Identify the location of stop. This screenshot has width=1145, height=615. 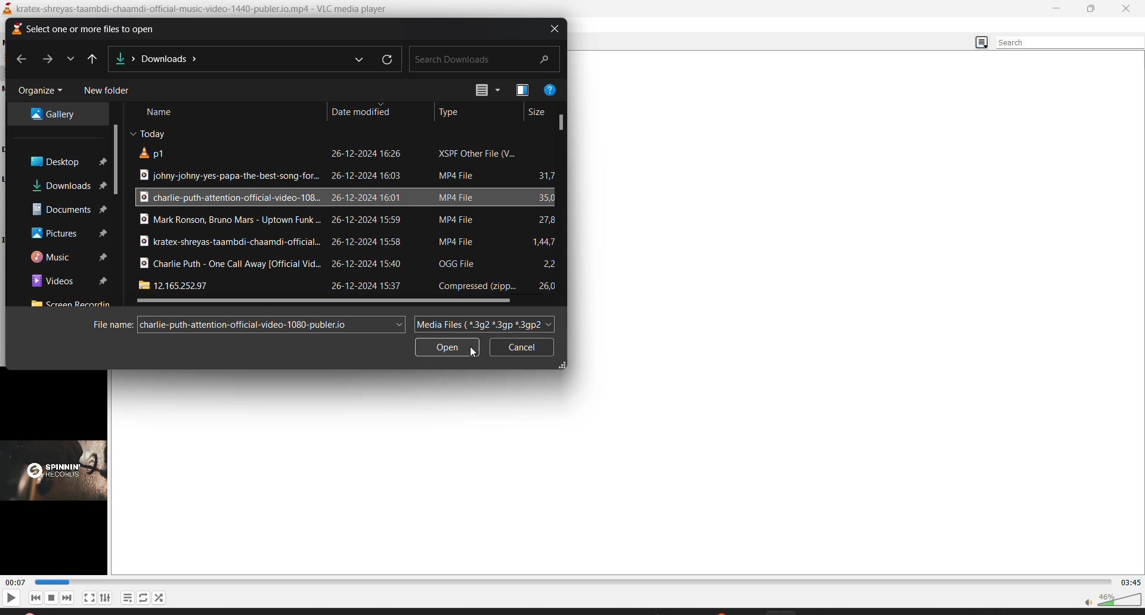
(52, 598).